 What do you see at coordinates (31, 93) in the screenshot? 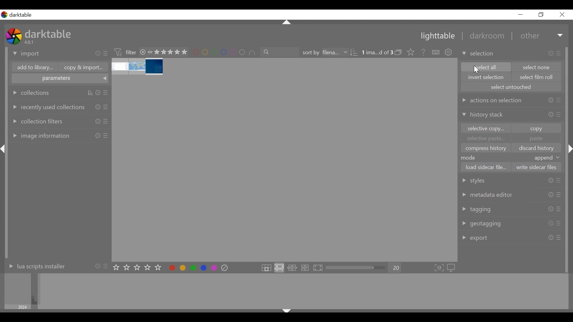
I see `collections` at bounding box center [31, 93].